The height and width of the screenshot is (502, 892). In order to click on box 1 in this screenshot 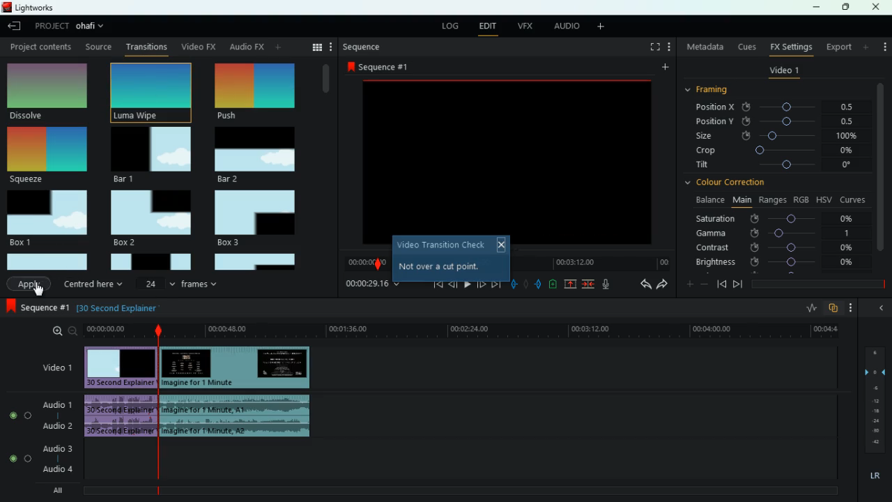, I will do `click(49, 217)`.